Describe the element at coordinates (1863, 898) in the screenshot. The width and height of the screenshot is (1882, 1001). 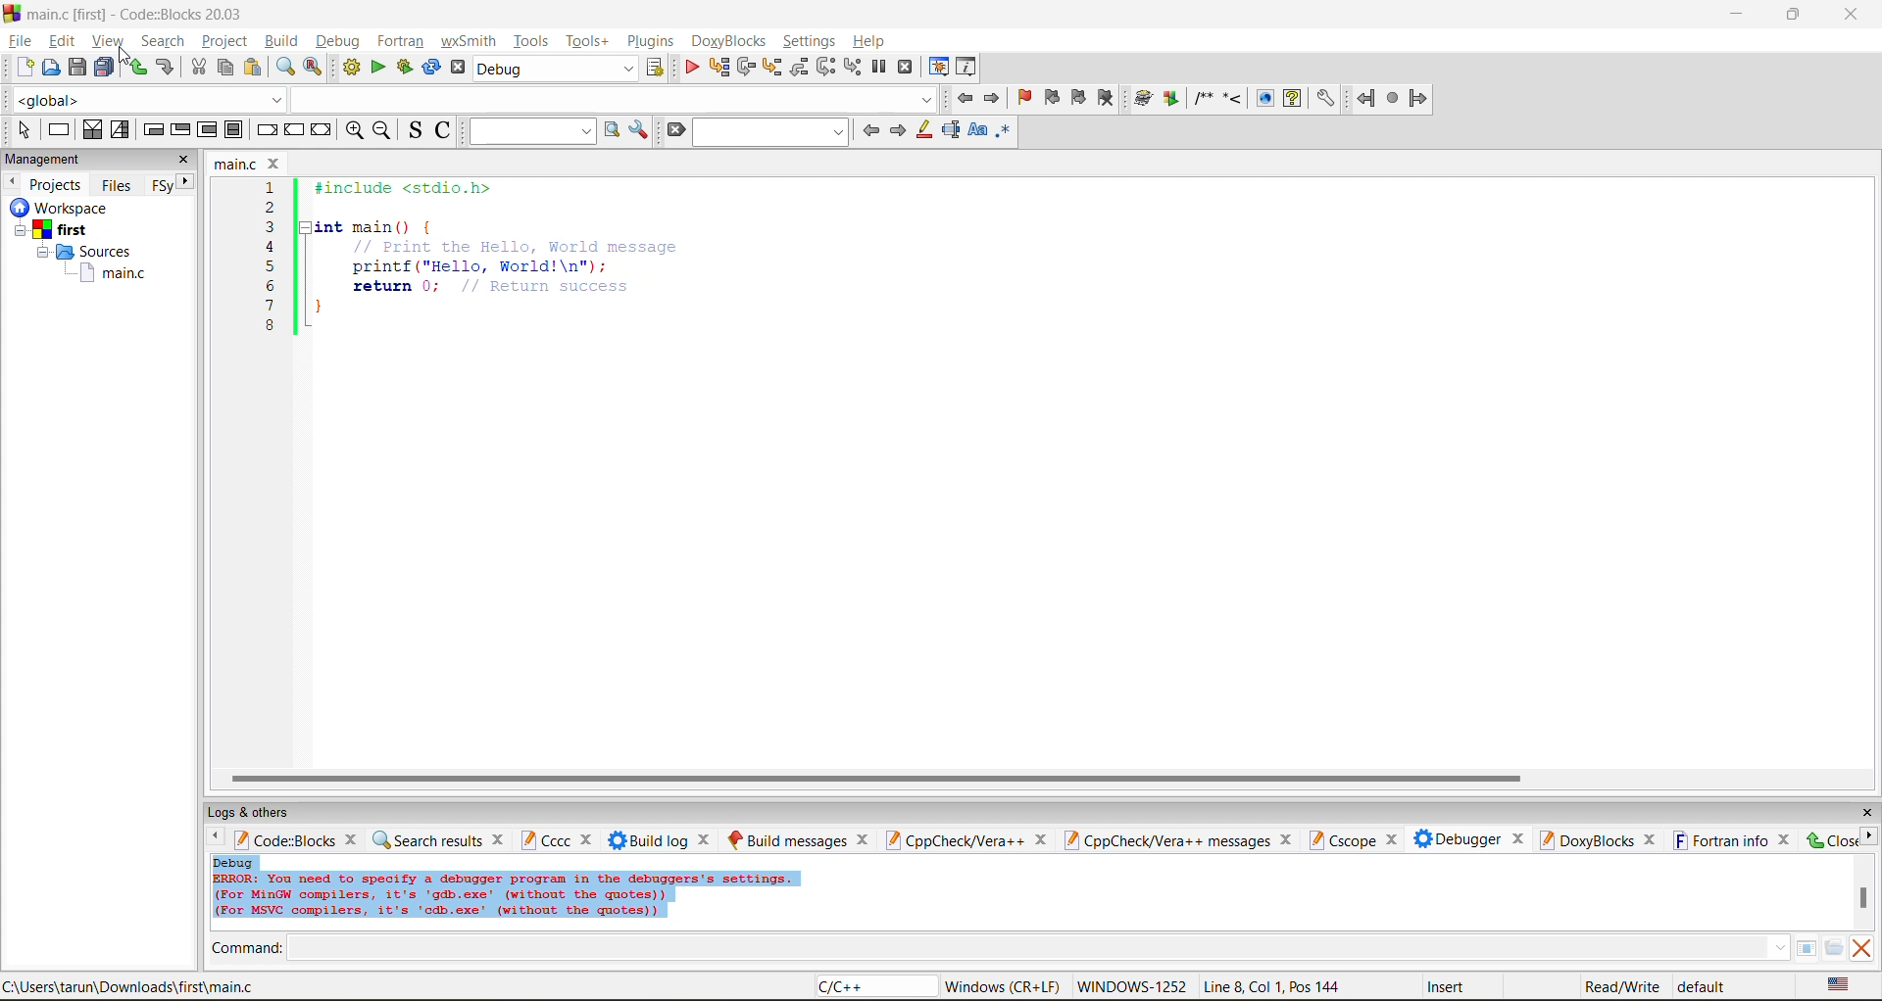
I see `vertical scroll bar` at that location.